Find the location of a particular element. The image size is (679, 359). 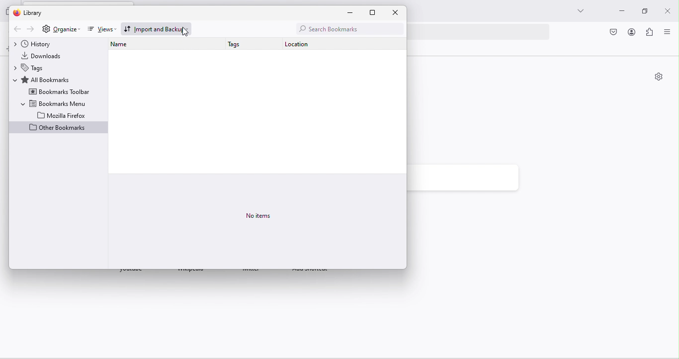

history is located at coordinates (41, 44).